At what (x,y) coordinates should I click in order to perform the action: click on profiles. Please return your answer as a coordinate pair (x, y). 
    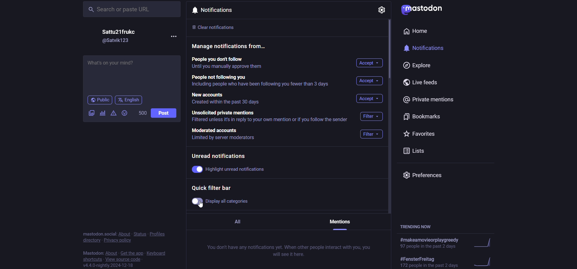
    Looking at the image, I should click on (159, 233).